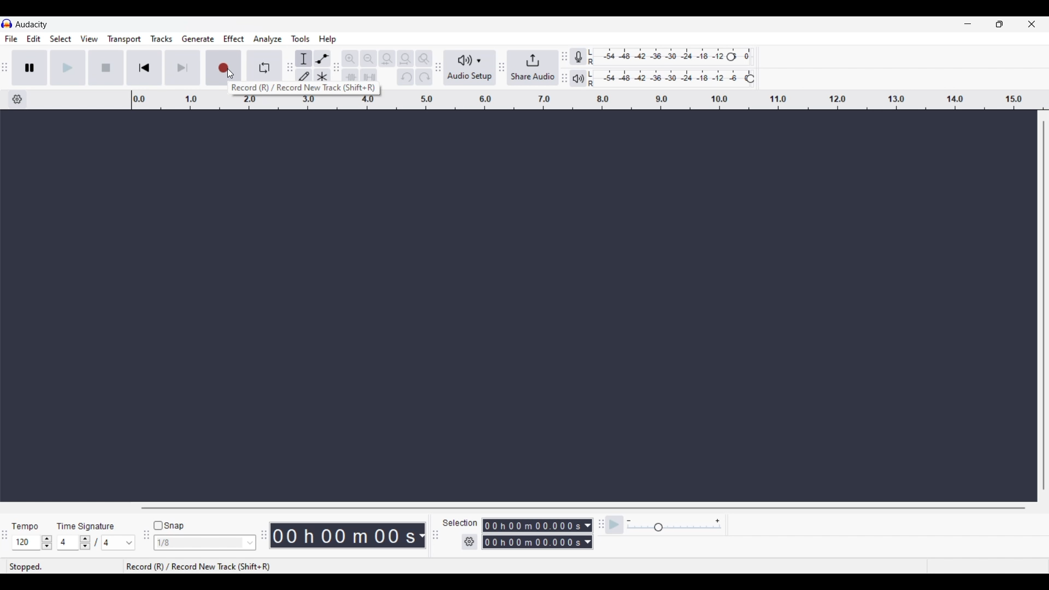 The image size is (1049, 590). What do you see at coordinates (199, 543) in the screenshot?
I see `1/8` at bounding box center [199, 543].